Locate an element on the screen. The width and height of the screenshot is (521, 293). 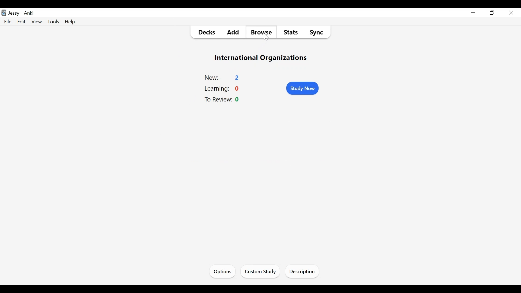
Browse is located at coordinates (261, 33).